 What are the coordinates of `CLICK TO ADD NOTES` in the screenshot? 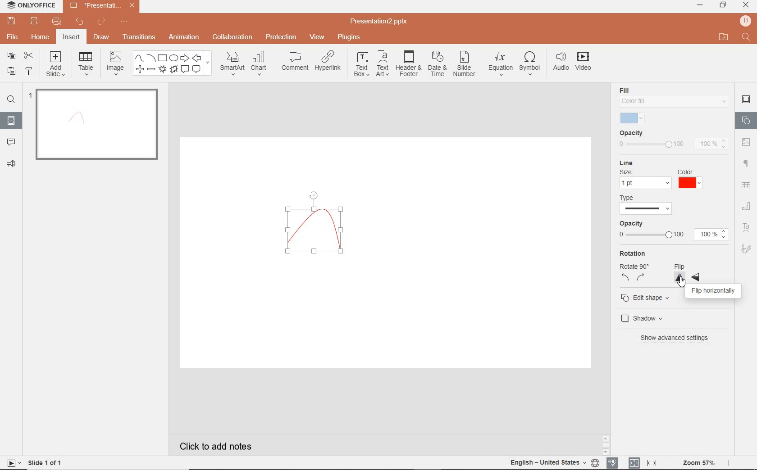 It's located at (219, 446).